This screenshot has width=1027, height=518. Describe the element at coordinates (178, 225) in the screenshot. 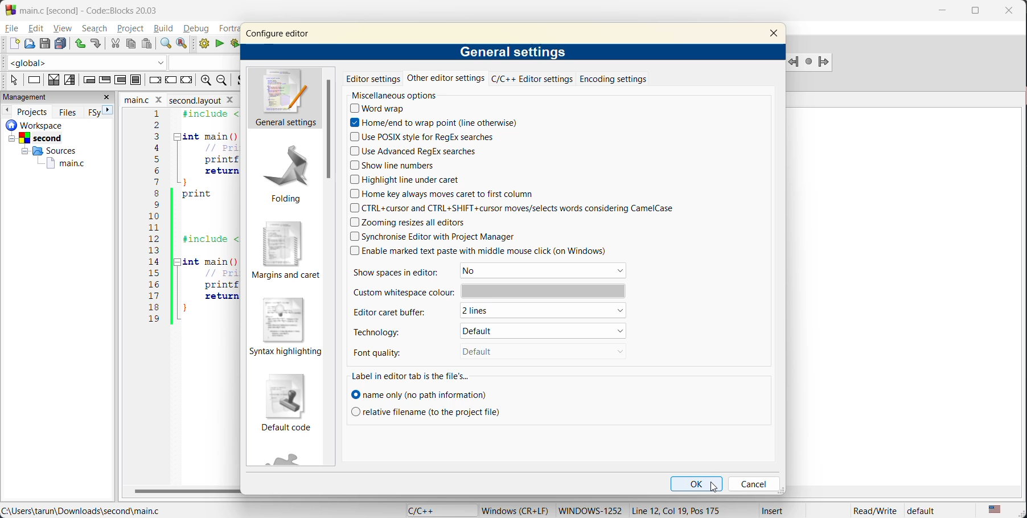

I see `code editor` at that location.